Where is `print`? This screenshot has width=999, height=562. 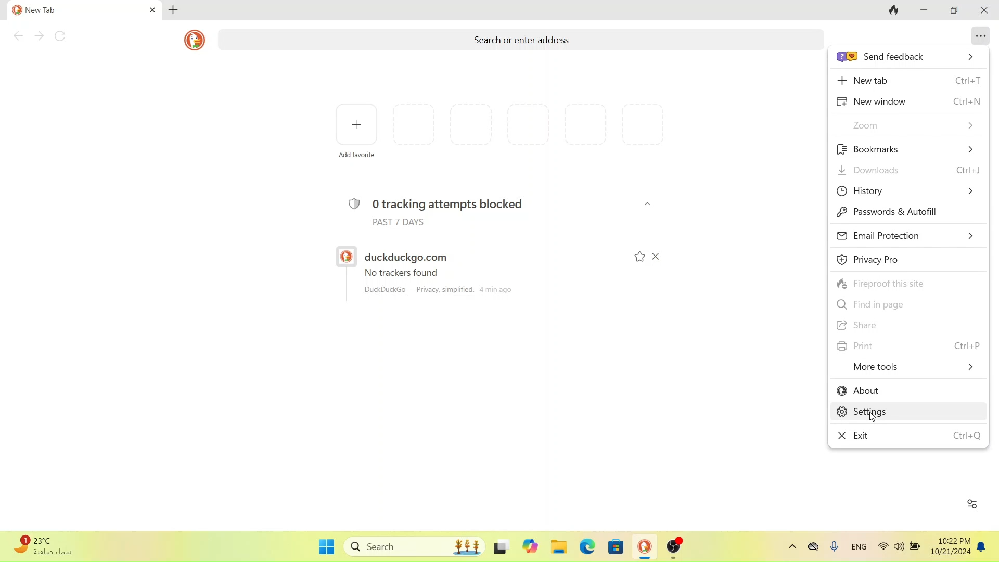 print is located at coordinates (906, 346).